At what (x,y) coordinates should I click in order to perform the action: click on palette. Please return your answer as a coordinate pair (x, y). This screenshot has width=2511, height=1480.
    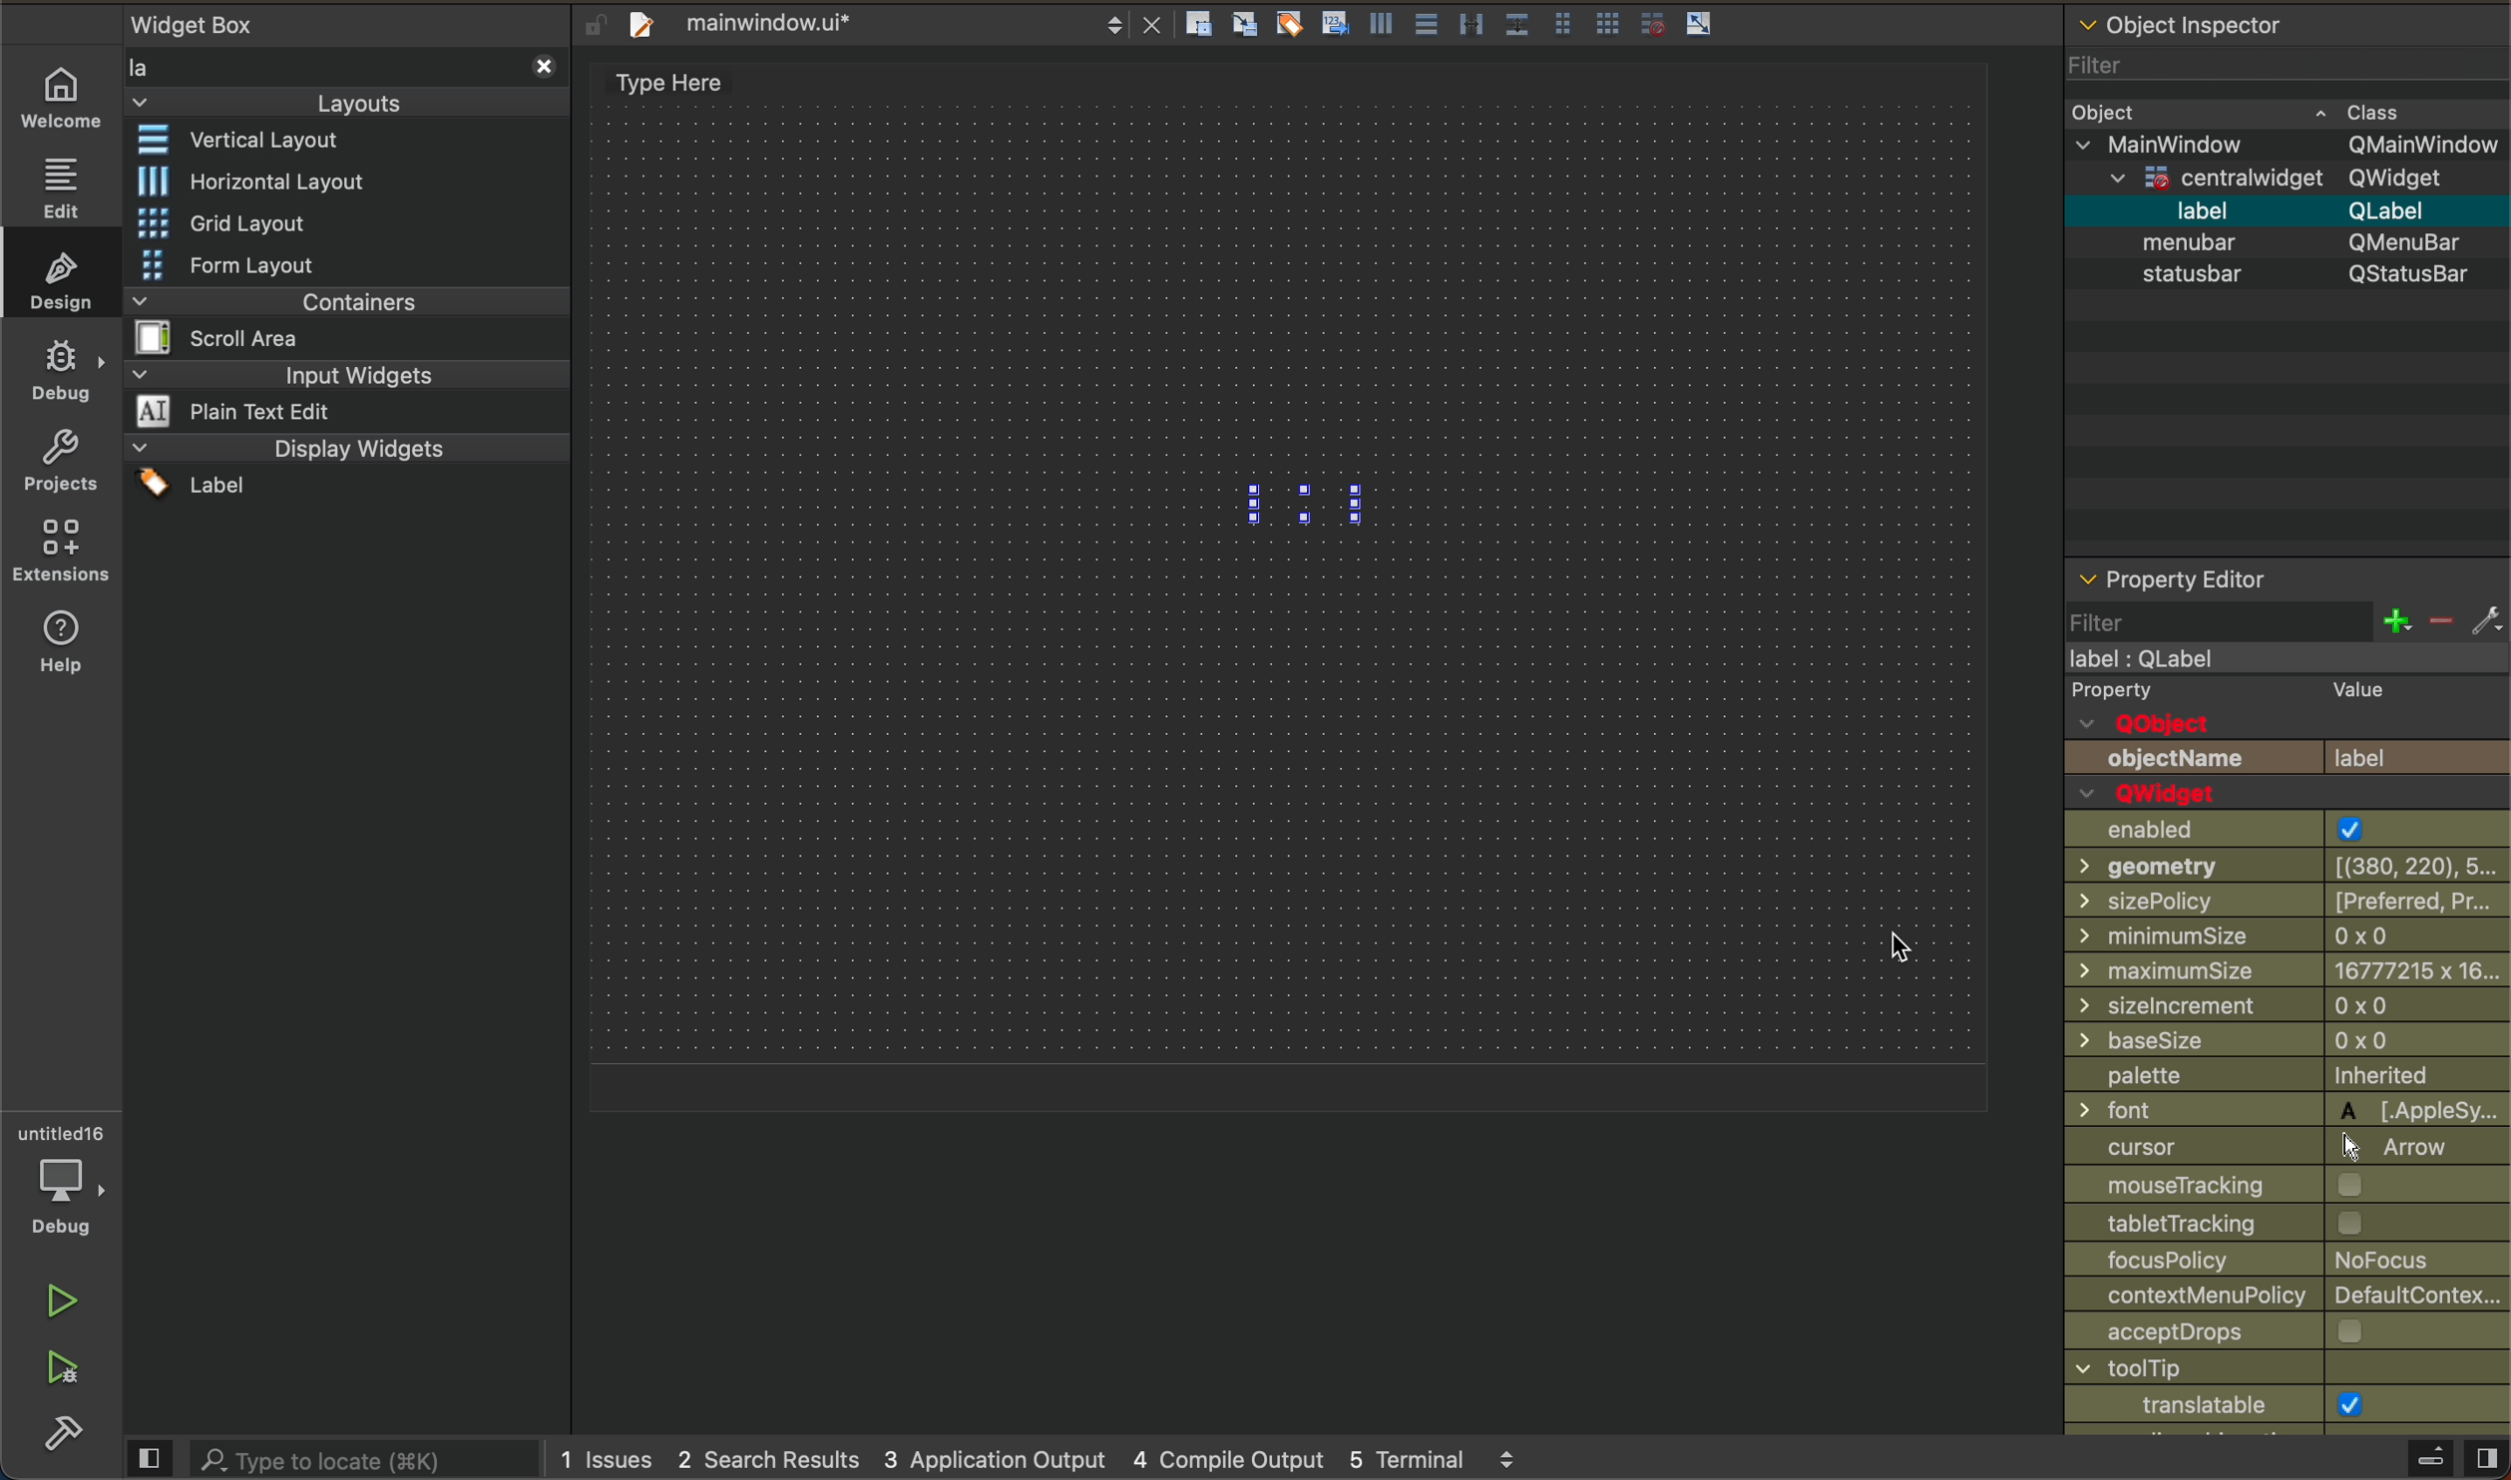
    Looking at the image, I should click on (2274, 1077).